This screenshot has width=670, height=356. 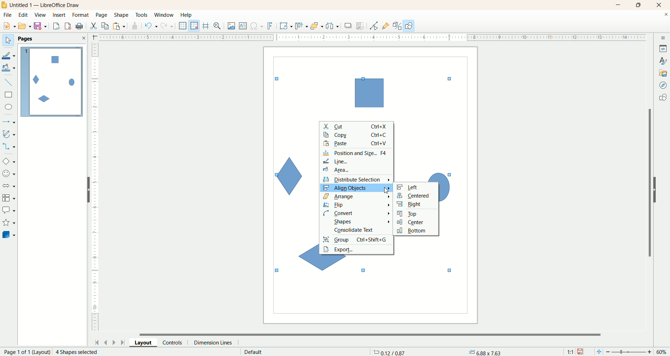 What do you see at coordinates (355, 188) in the screenshot?
I see `align object` at bounding box center [355, 188].